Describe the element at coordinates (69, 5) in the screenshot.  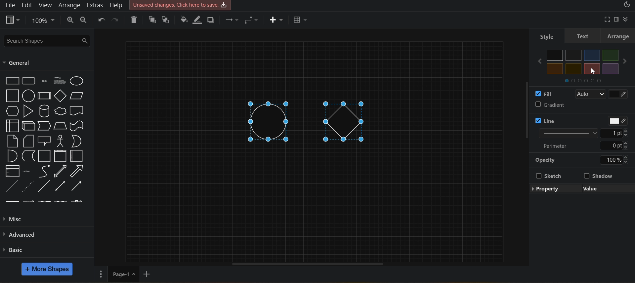
I see `arrange` at that location.